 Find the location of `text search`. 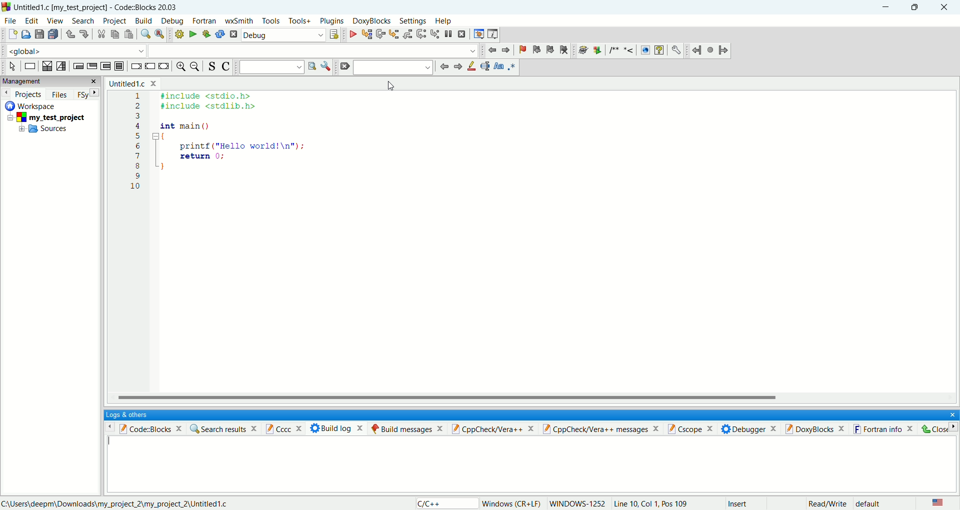

text search is located at coordinates (271, 66).